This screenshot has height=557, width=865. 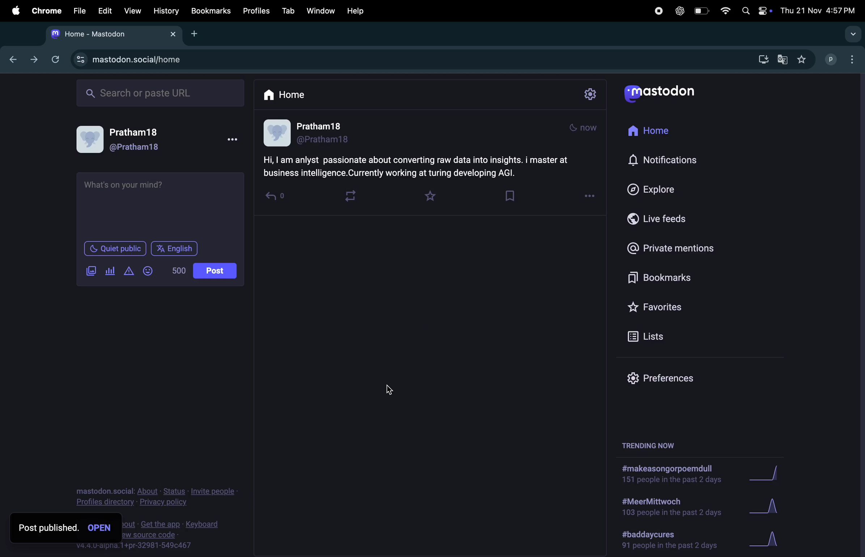 I want to click on file, so click(x=77, y=11).